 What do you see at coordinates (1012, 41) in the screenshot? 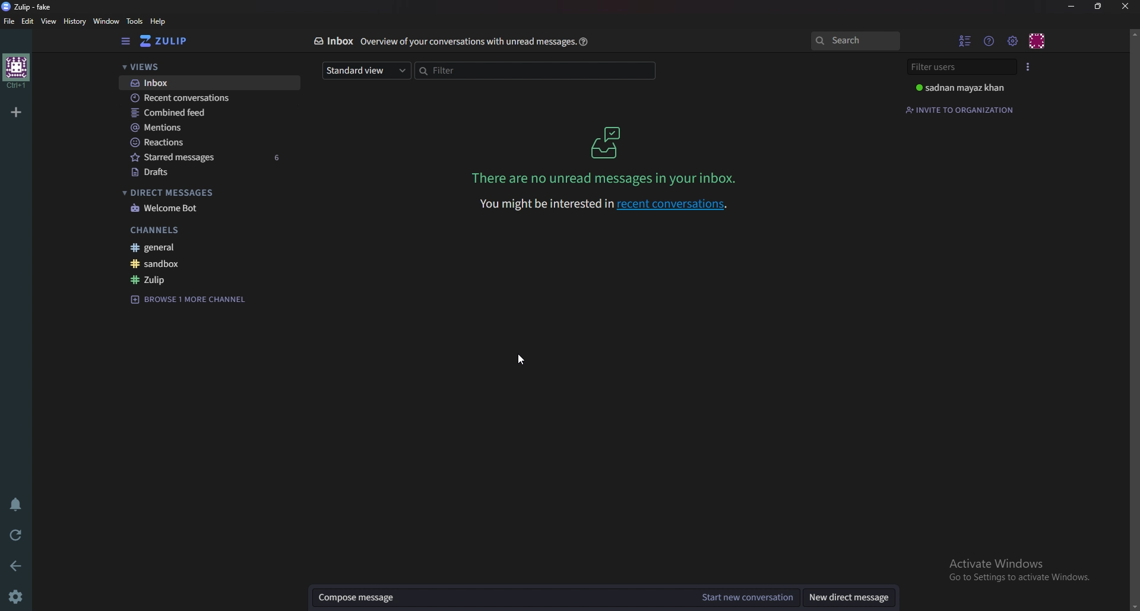
I see `Main menu` at bounding box center [1012, 41].